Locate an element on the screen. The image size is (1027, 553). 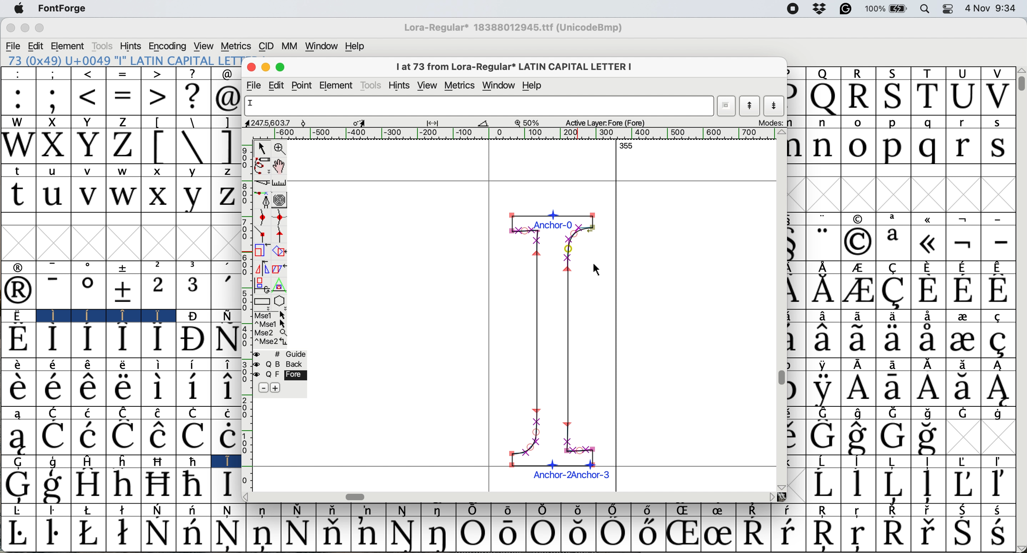
a is located at coordinates (896, 219).